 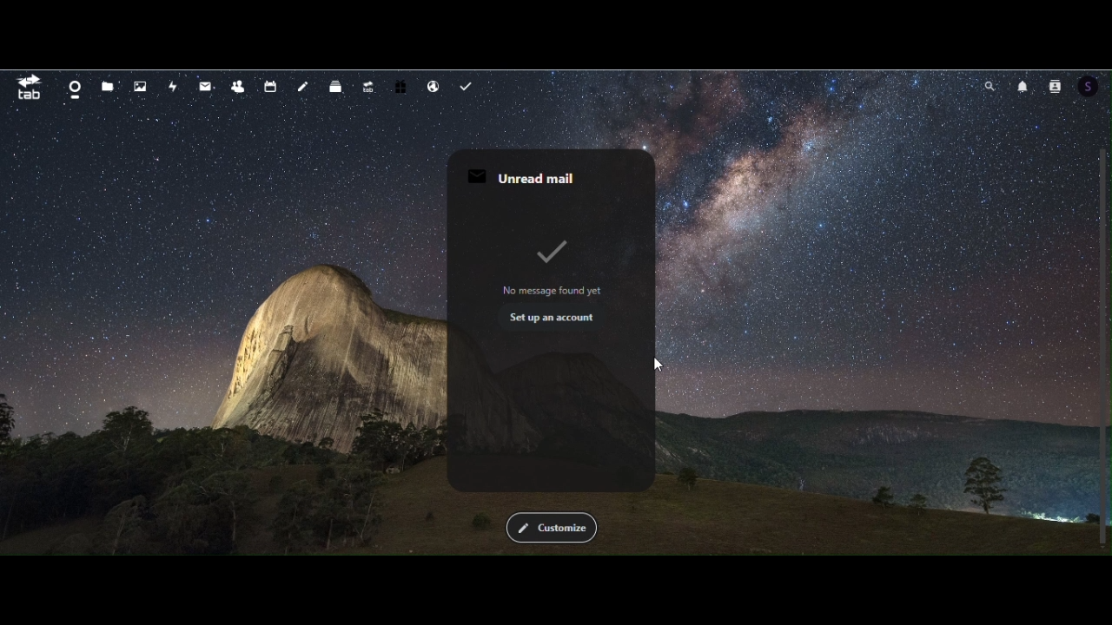 What do you see at coordinates (989, 84) in the screenshot?
I see `search` at bounding box center [989, 84].